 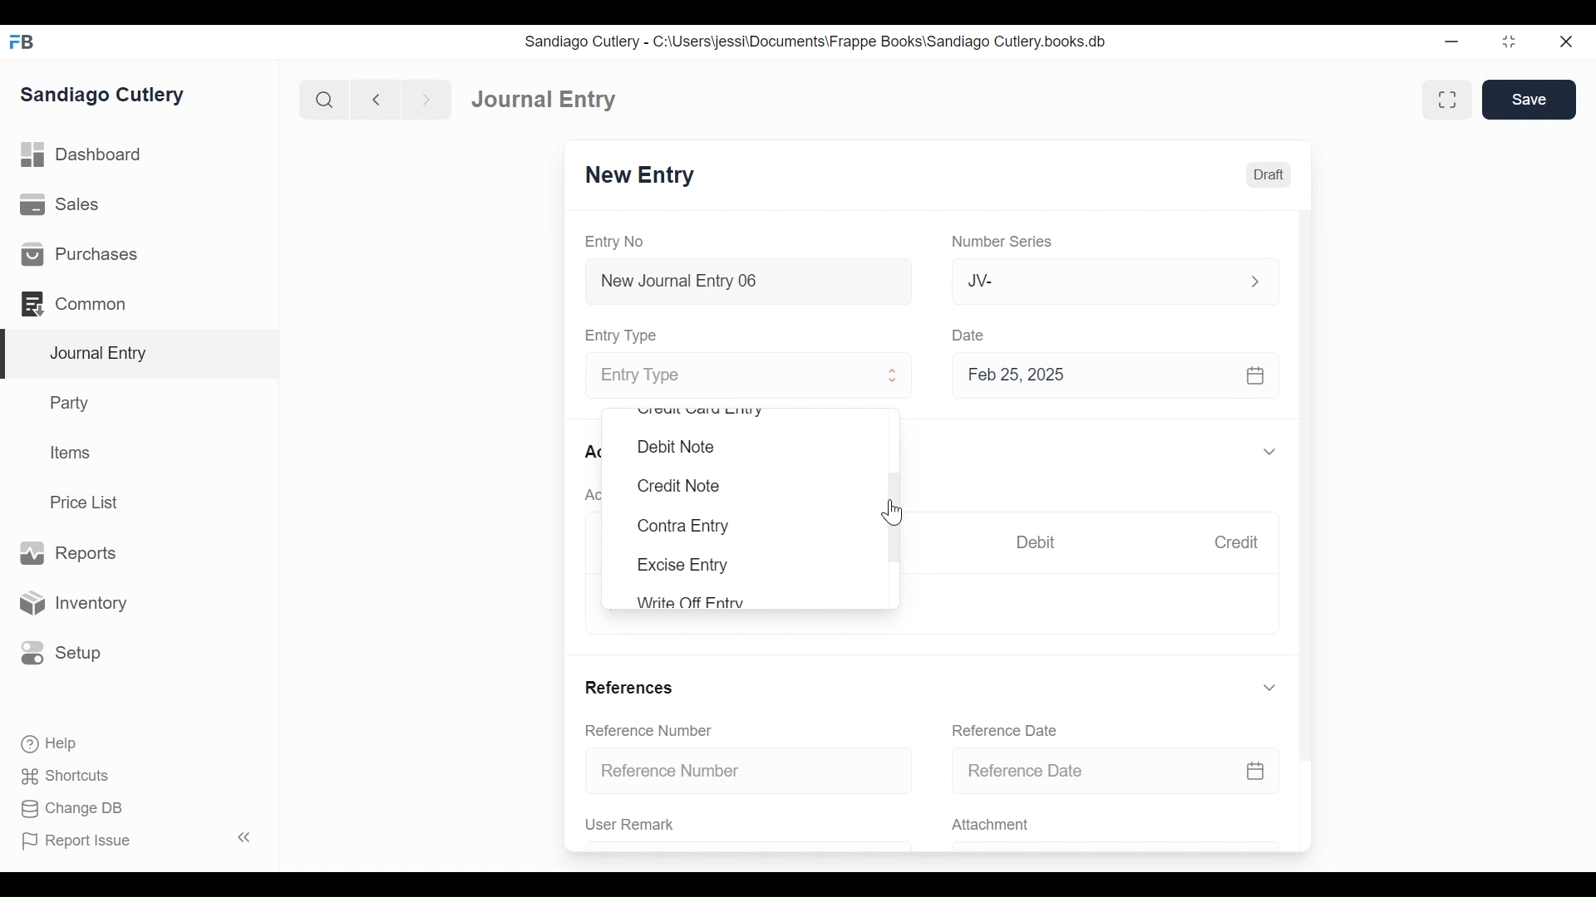 I want to click on Save, so click(x=1529, y=99).